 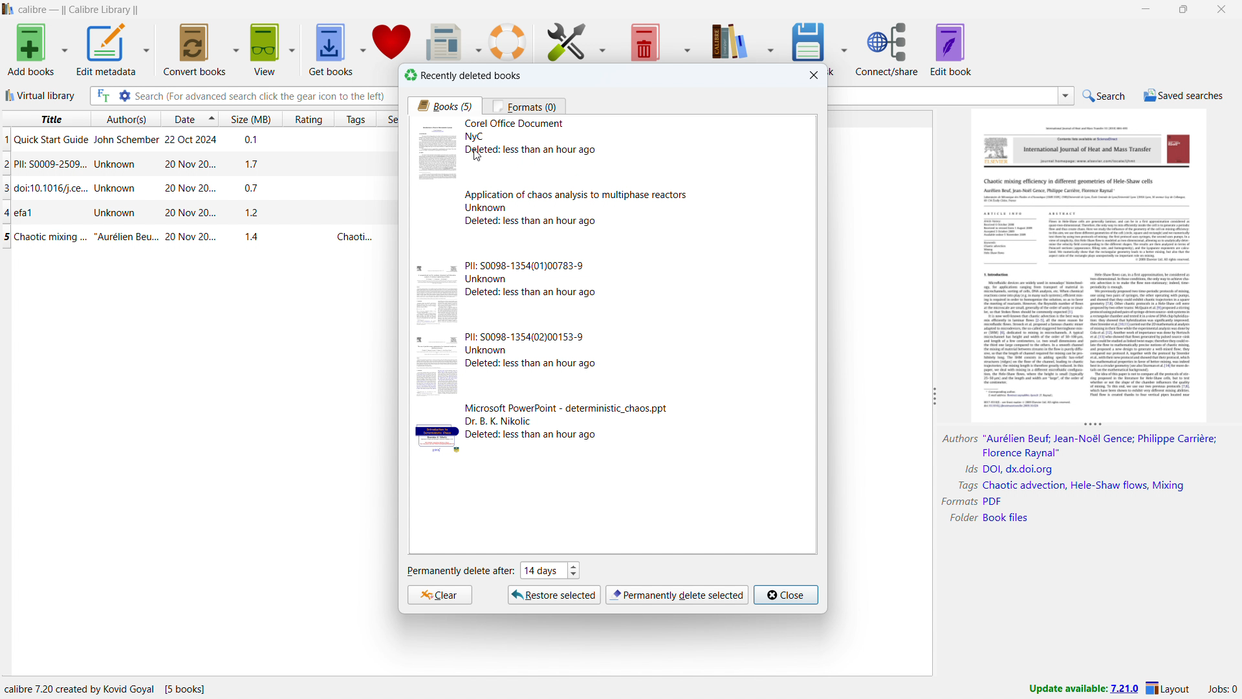 What do you see at coordinates (1066, 96) in the screenshot?
I see `search history` at bounding box center [1066, 96].